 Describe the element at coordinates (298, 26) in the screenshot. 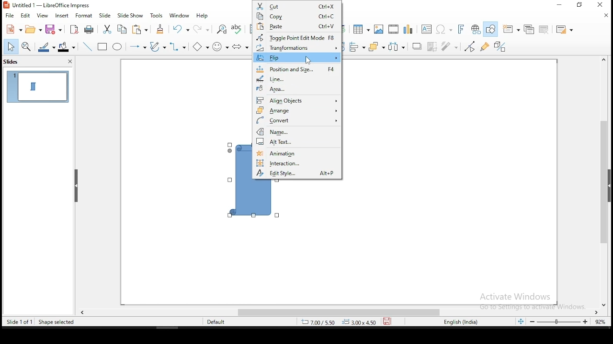

I see `paste` at that location.